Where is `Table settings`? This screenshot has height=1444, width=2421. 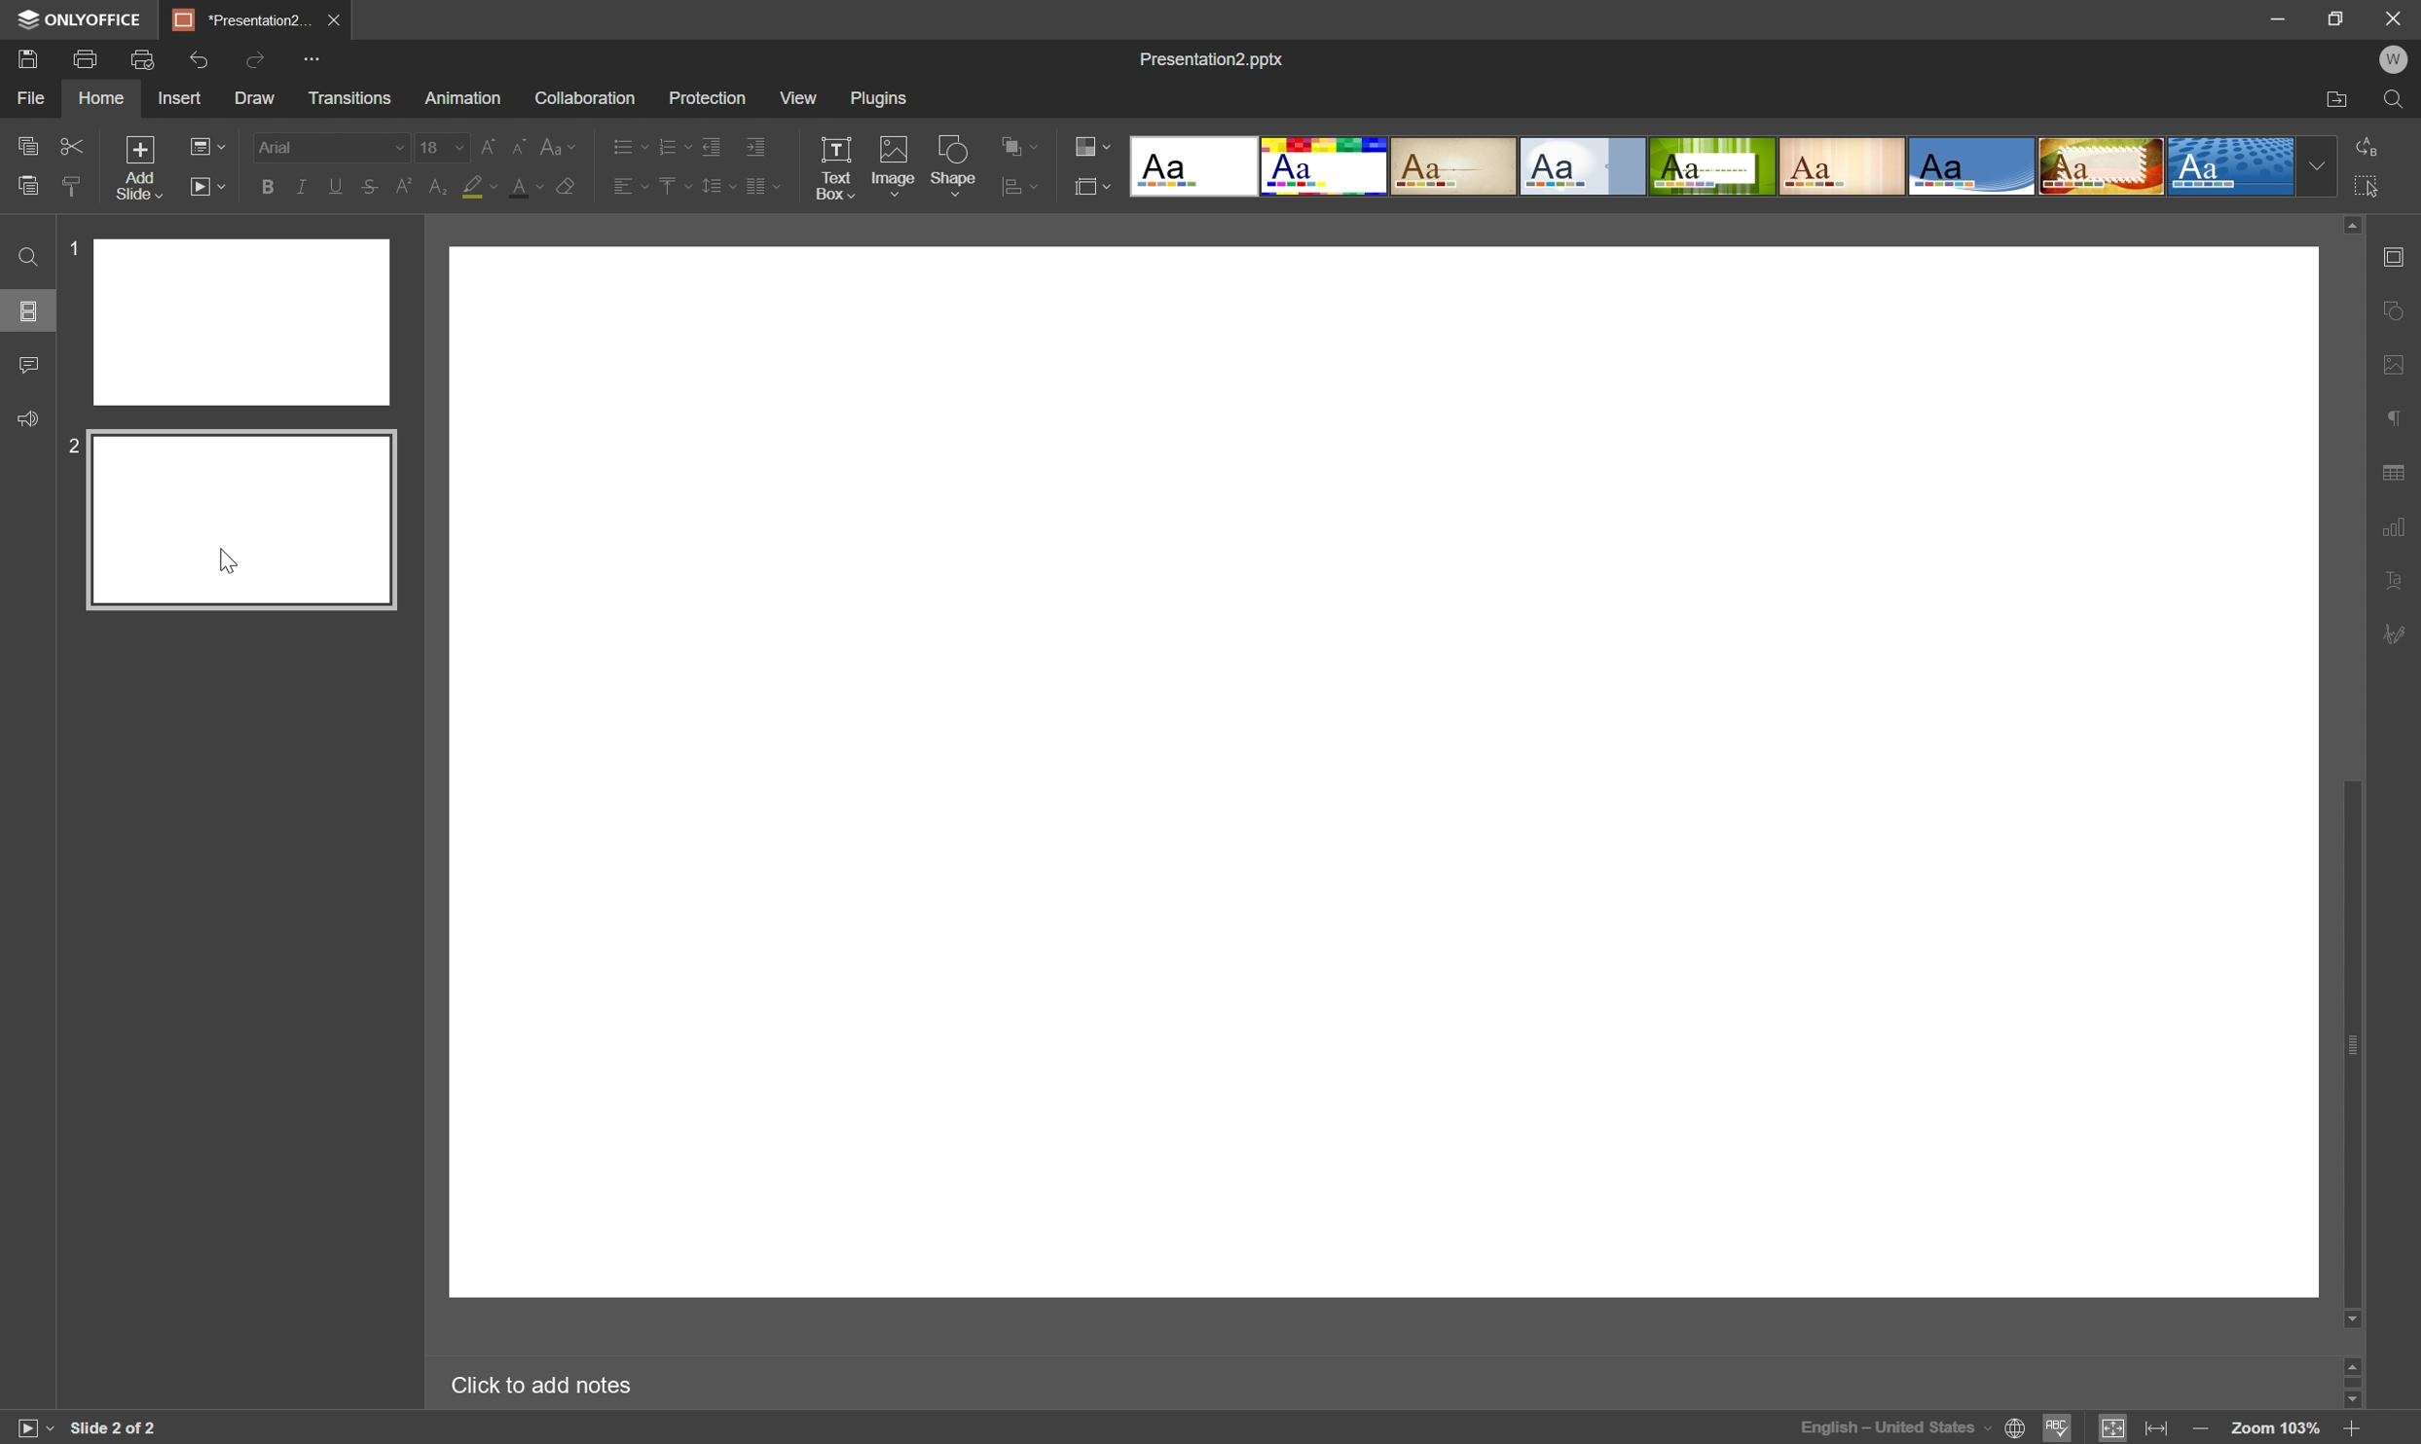
Table settings is located at coordinates (2402, 470).